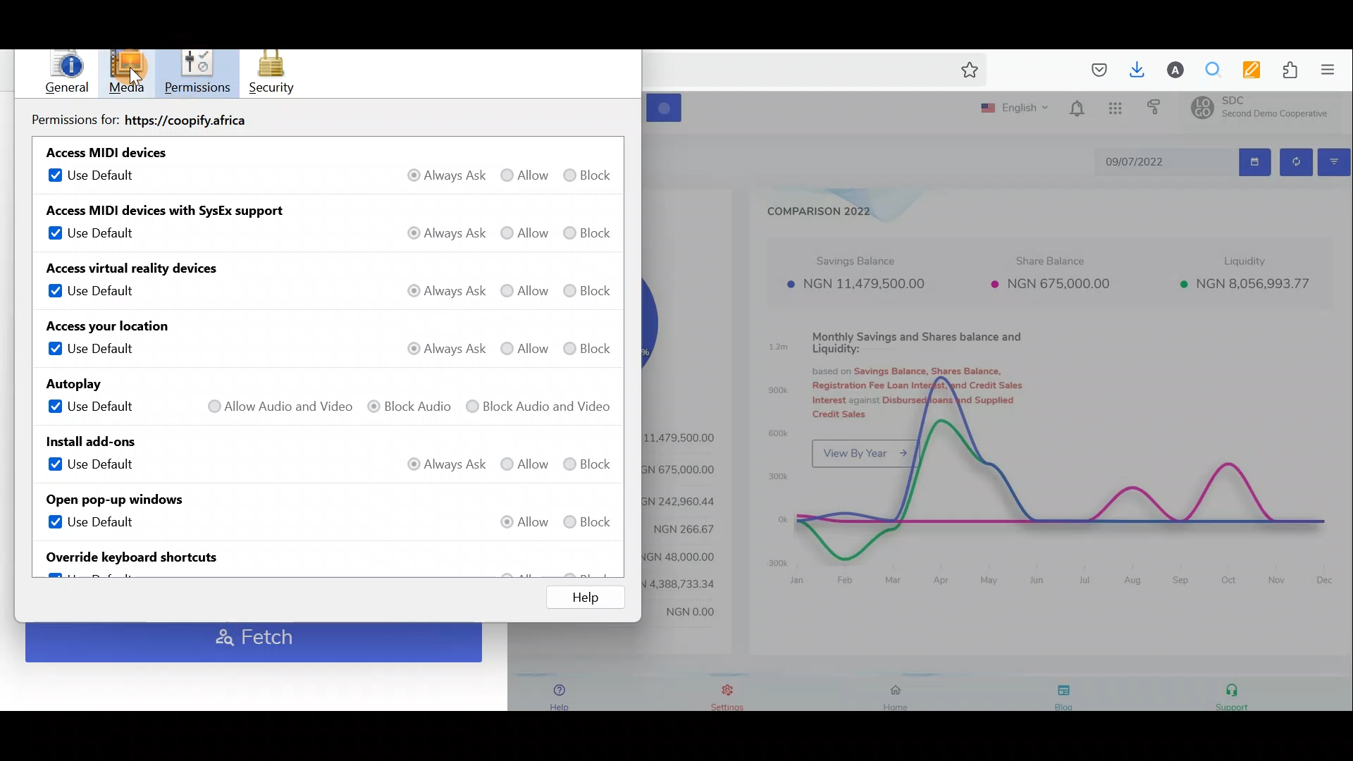 Image resolution: width=1353 pixels, height=761 pixels. What do you see at coordinates (1208, 70) in the screenshot?
I see `Multiple search & highlight` at bounding box center [1208, 70].